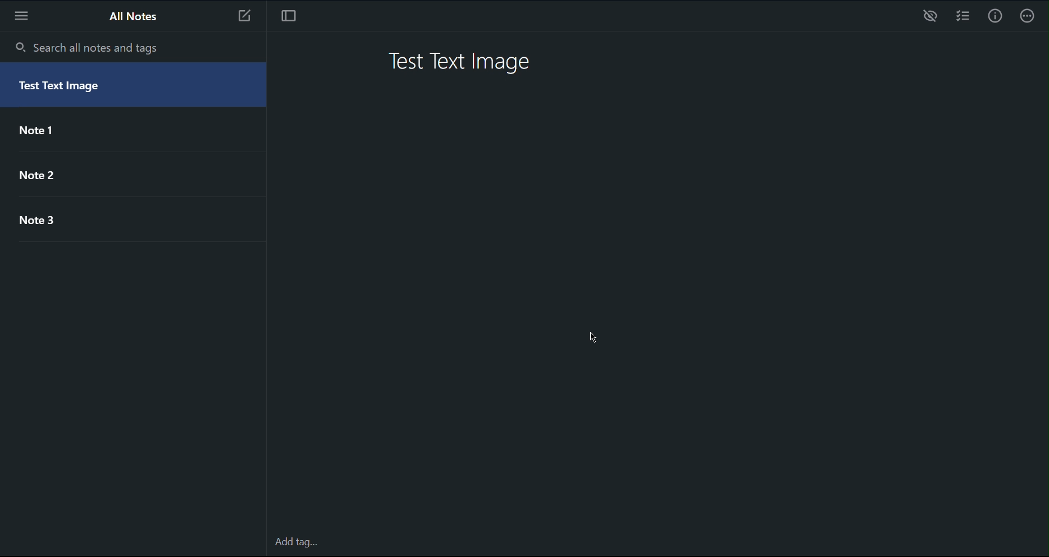 This screenshot has width=1049, height=557. Describe the element at coordinates (291, 16) in the screenshot. I see `Focus Mode` at that location.